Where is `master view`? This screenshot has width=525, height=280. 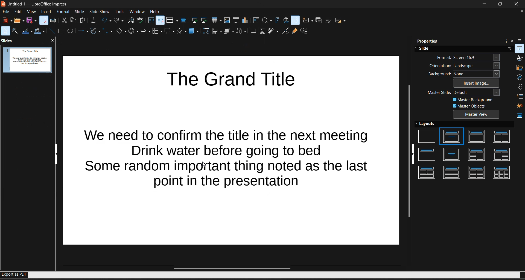 master view is located at coordinates (477, 114).